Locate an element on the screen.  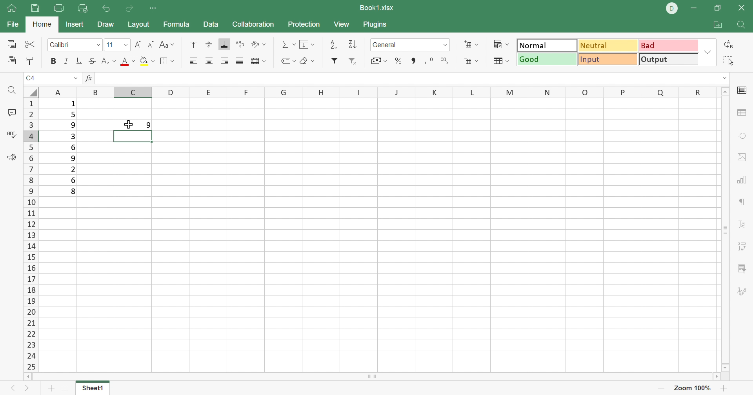
Increase decimal is located at coordinates (445, 60).